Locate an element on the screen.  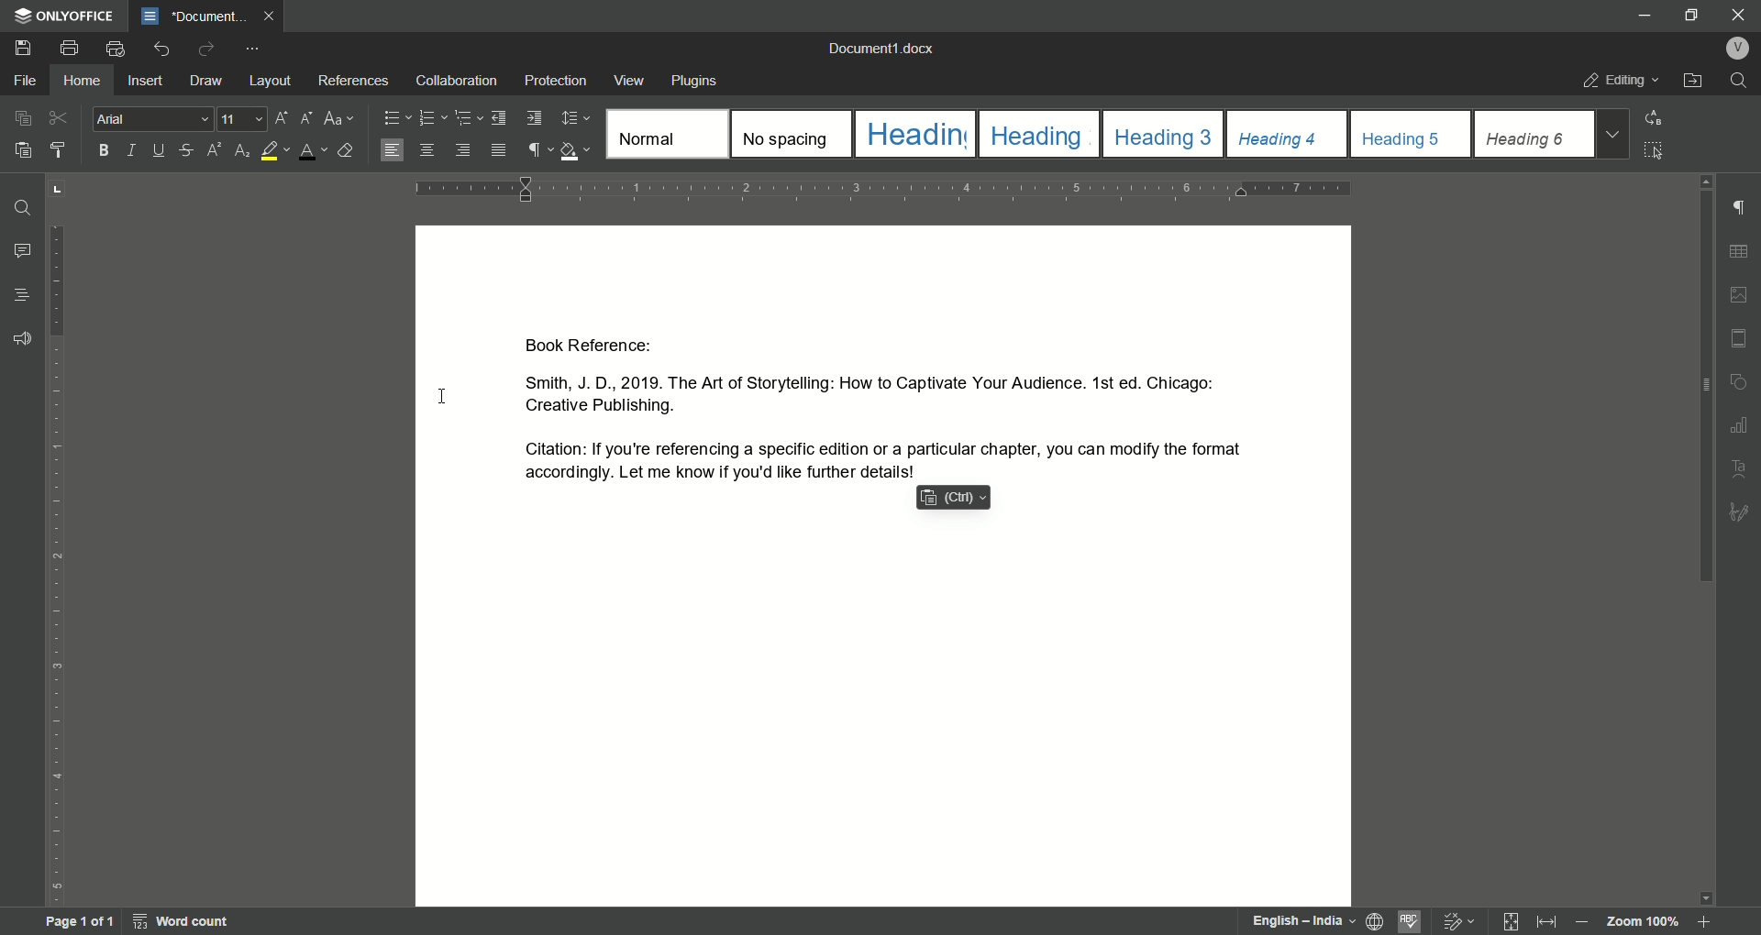
align right is located at coordinates (461, 149).